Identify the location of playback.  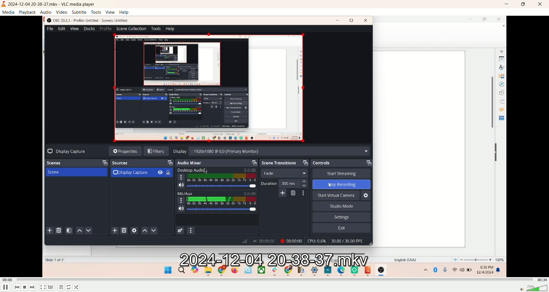
(28, 12).